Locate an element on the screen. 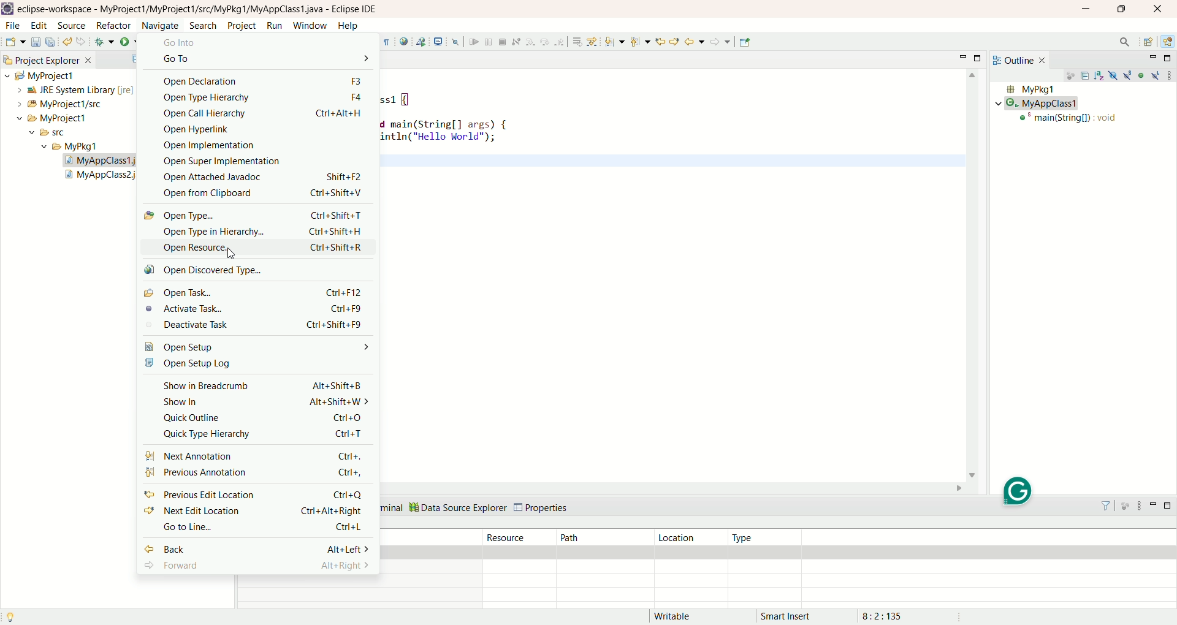  back is located at coordinates (695, 41).